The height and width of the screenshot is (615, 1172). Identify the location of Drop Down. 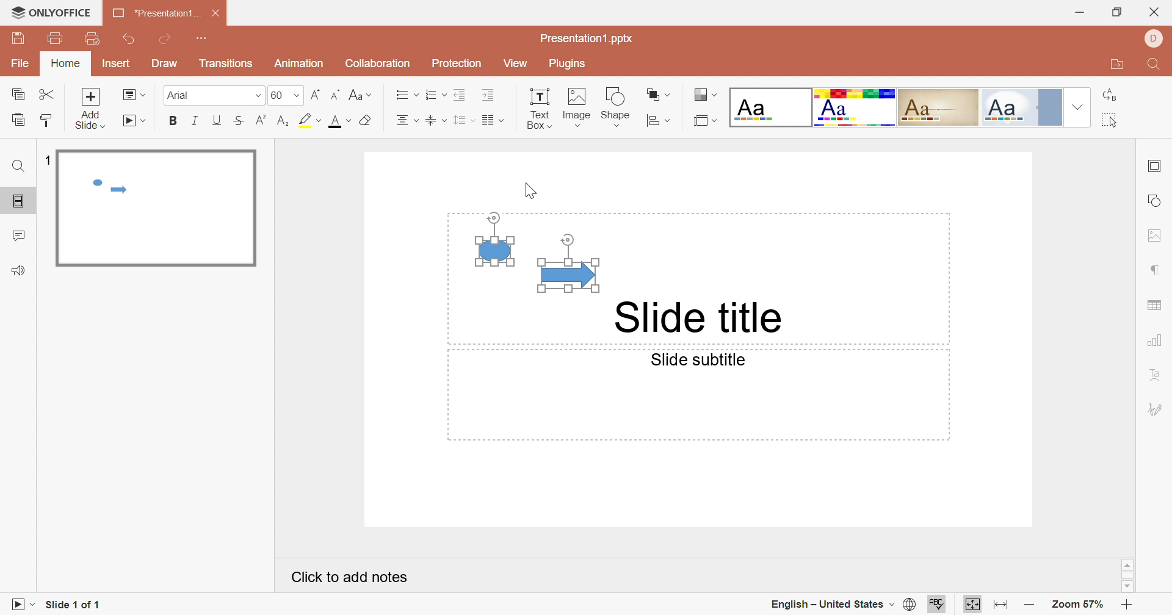
(1076, 106).